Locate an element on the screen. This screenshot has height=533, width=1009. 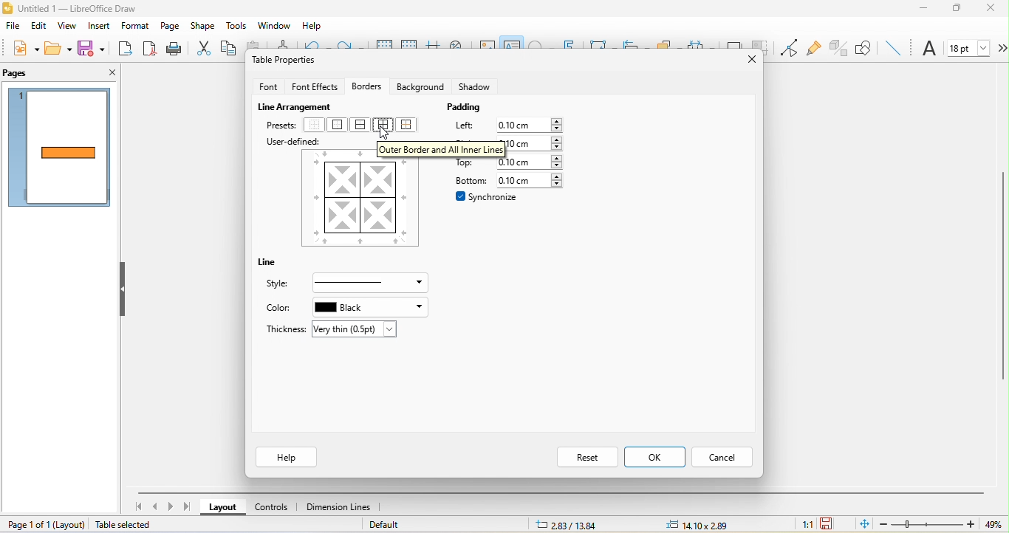
live arrangement is located at coordinates (298, 105).